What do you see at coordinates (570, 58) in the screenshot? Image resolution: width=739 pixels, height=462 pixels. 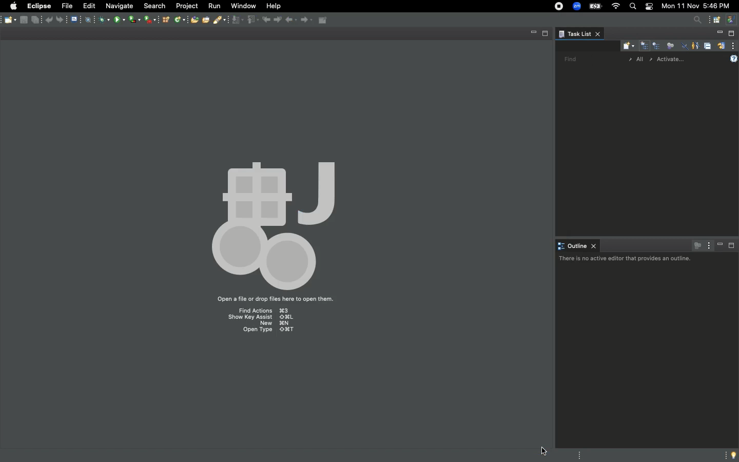 I see `Find` at bounding box center [570, 58].